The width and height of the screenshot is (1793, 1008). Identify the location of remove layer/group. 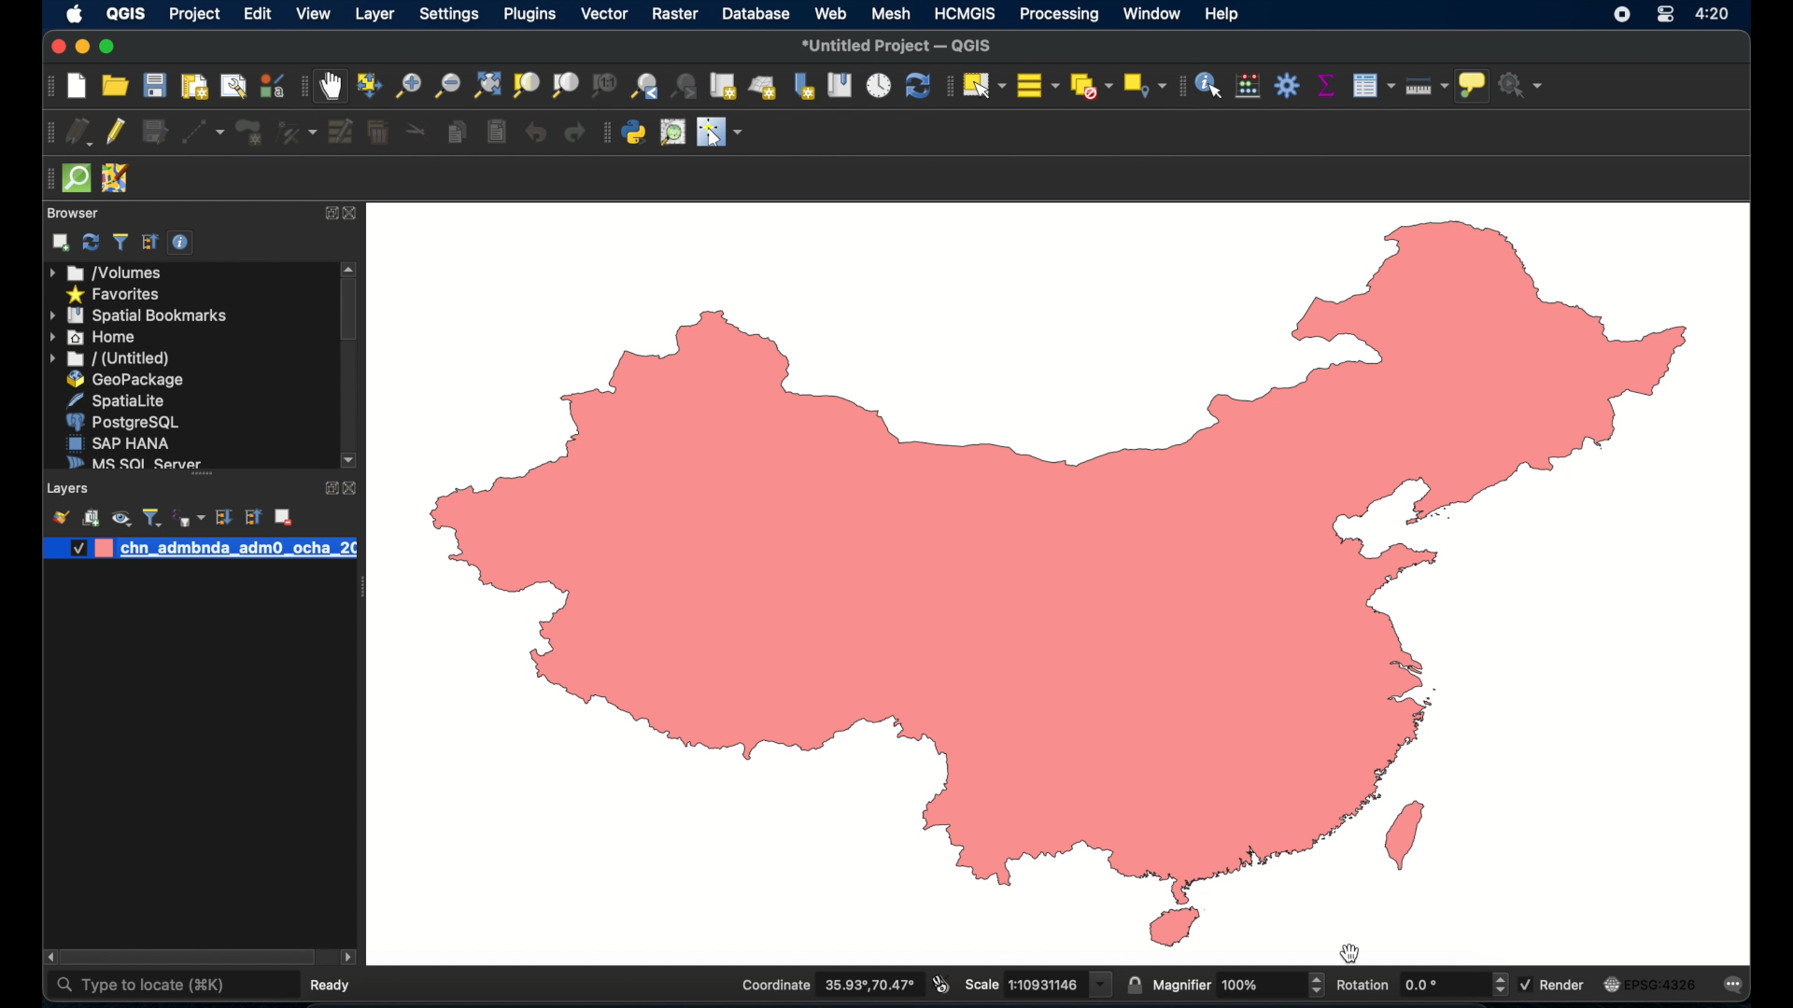
(283, 517).